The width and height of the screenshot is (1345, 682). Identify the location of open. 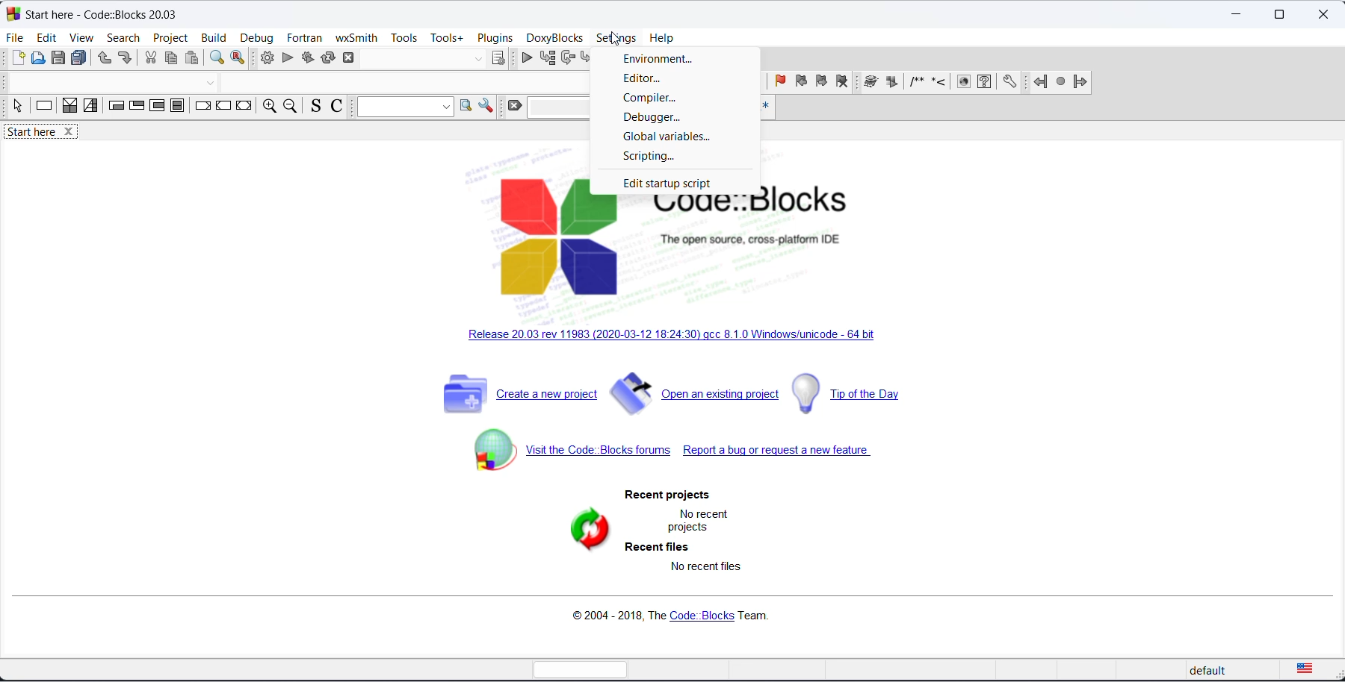
(37, 58).